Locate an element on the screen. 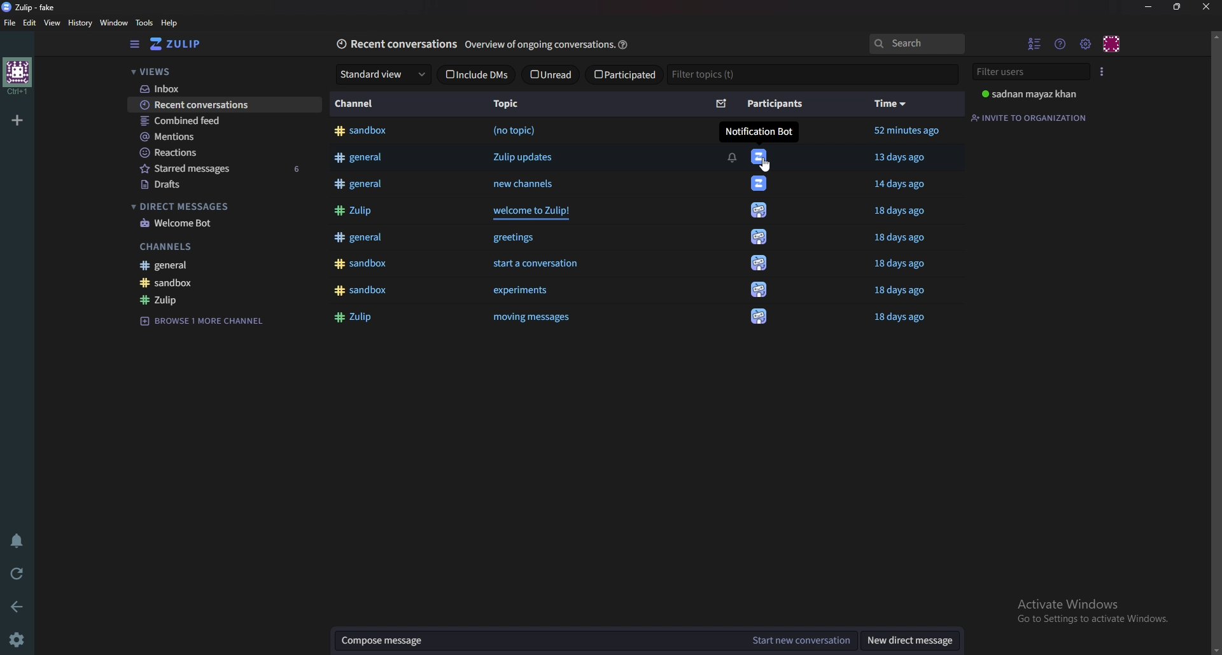 The image size is (1222, 655). Filter users is located at coordinates (1027, 72).